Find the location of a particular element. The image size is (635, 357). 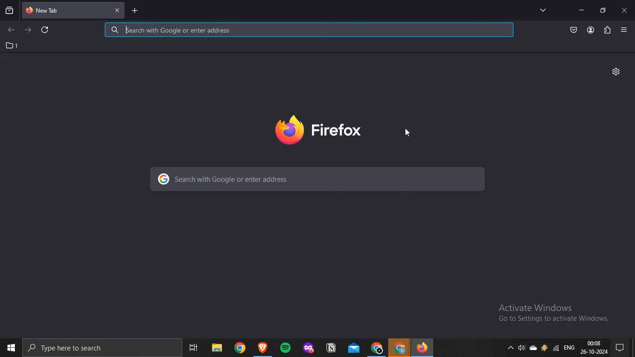

app icon is located at coordinates (263, 346).